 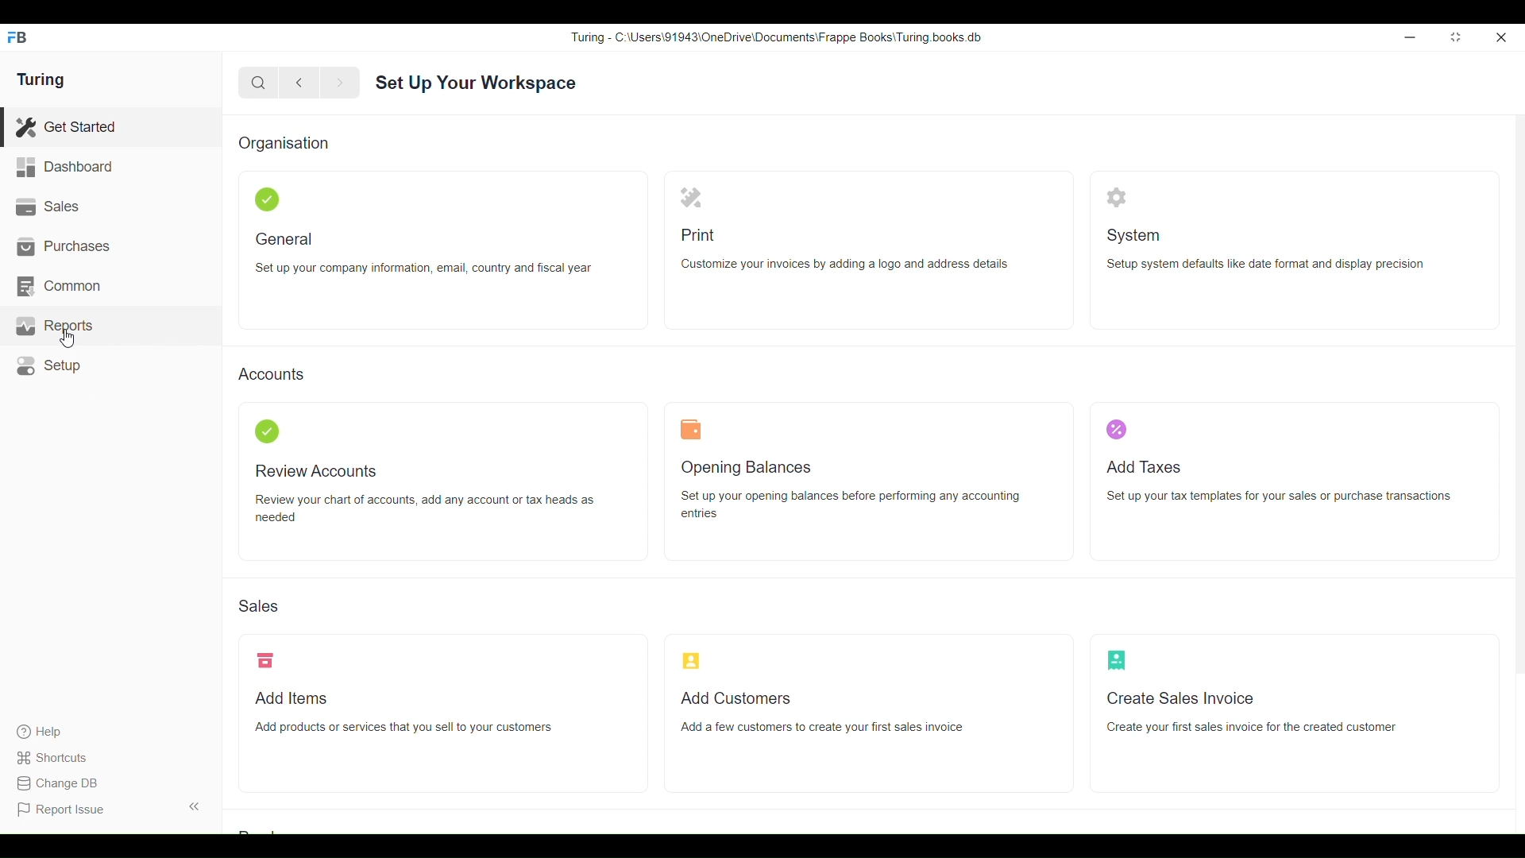 What do you see at coordinates (1118, 198) in the screenshot?
I see `System icon` at bounding box center [1118, 198].